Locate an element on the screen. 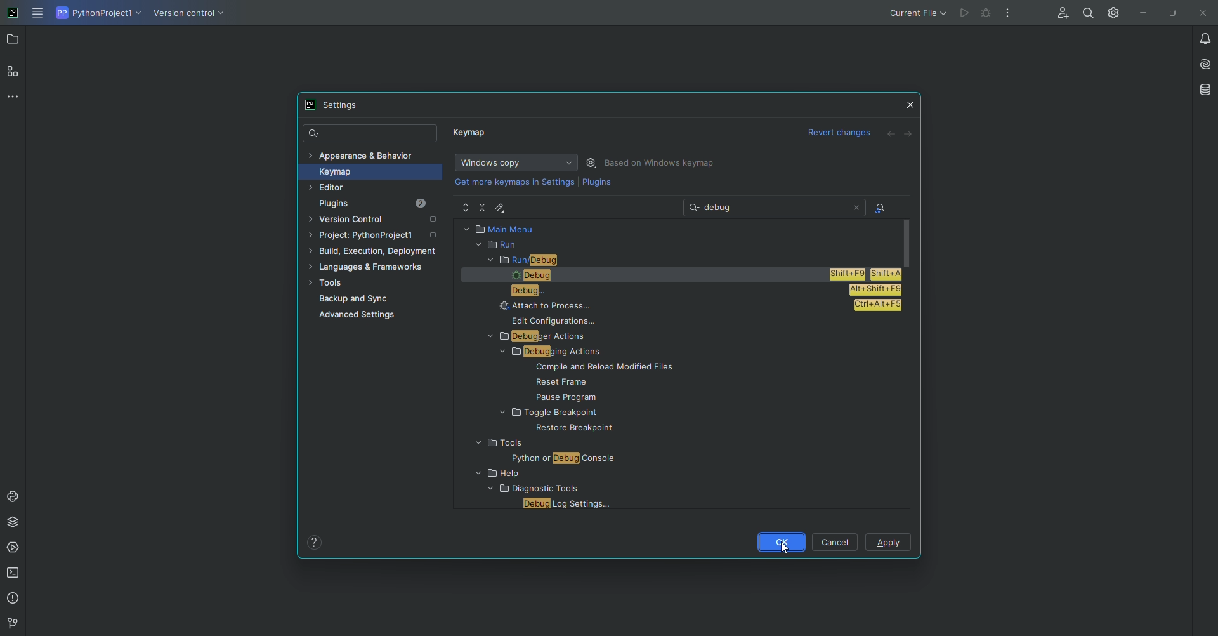  AI is located at coordinates (1201, 63).